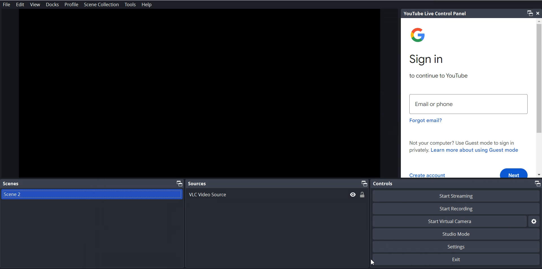 This screenshot has height=269, width=542. I want to click on Sign in, so click(428, 59).